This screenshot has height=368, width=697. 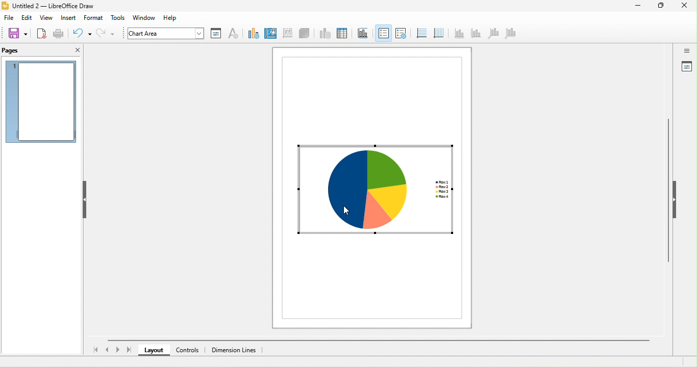 I want to click on vertical grid, so click(x=438, y=32).